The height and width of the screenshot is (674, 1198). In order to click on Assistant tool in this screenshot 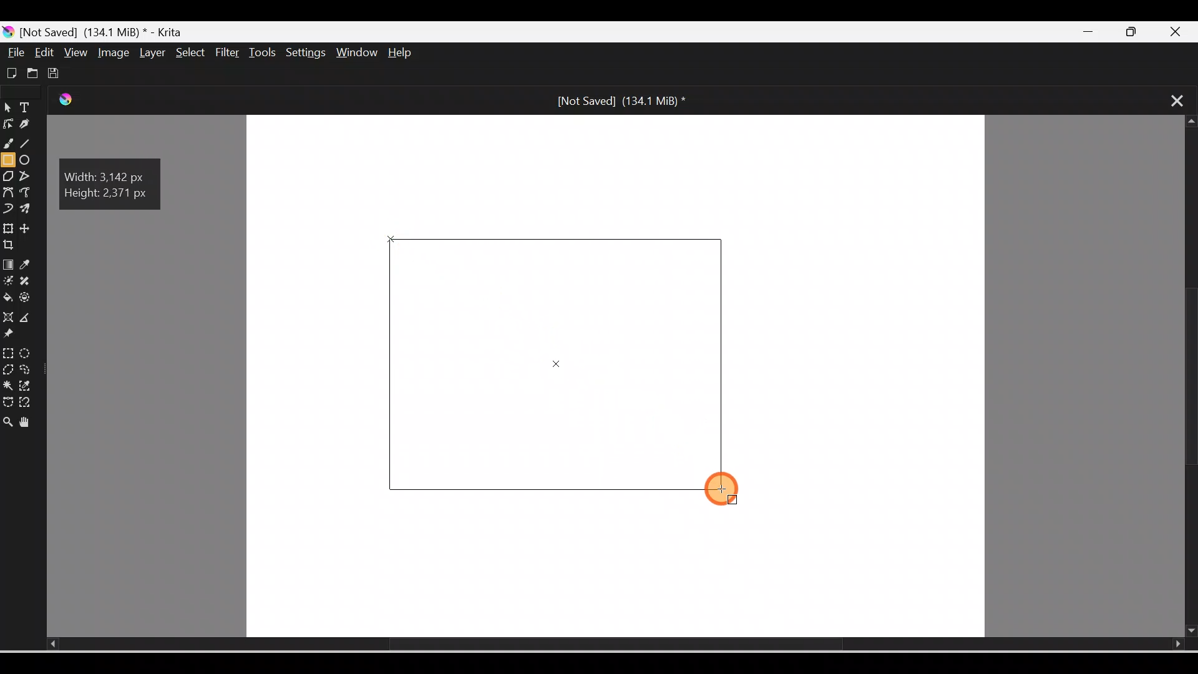, I will do `click(7, 317)`.